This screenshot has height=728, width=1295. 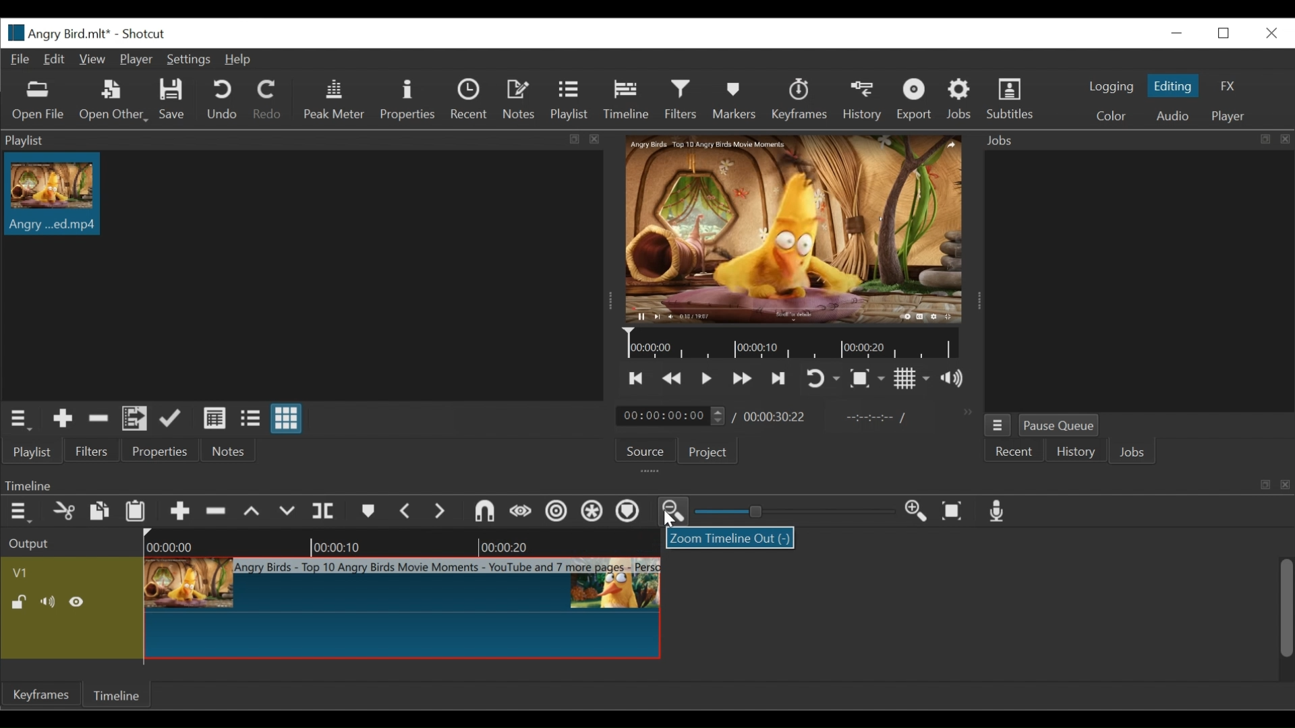 I want to click on Toggle play or pause, so click(x=710, y=379).